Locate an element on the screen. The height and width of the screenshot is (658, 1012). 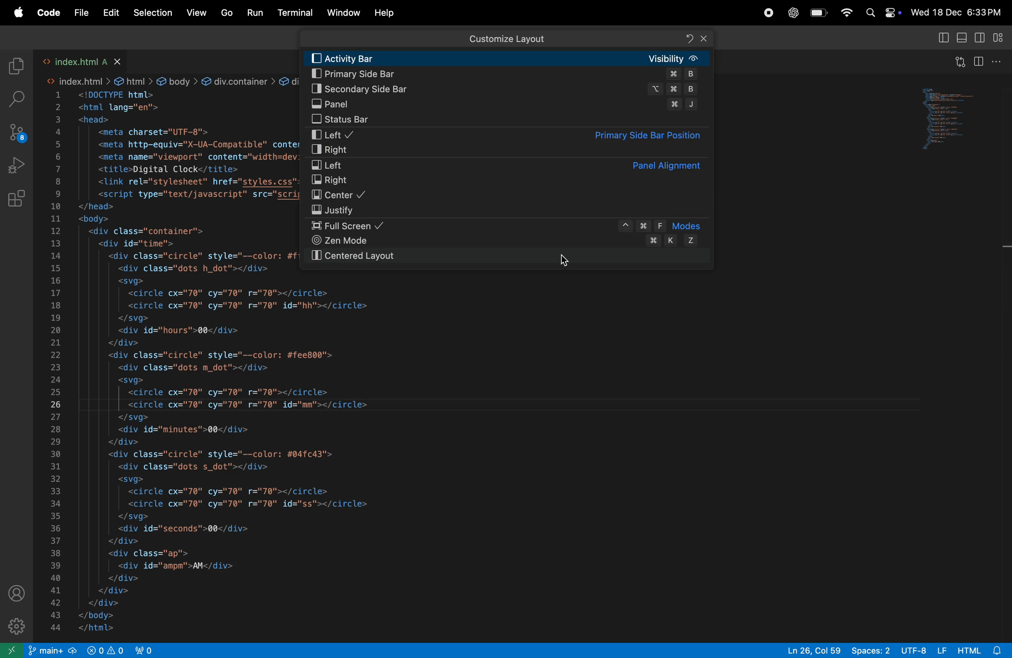
activity bar is located at coordinates (507, 57).